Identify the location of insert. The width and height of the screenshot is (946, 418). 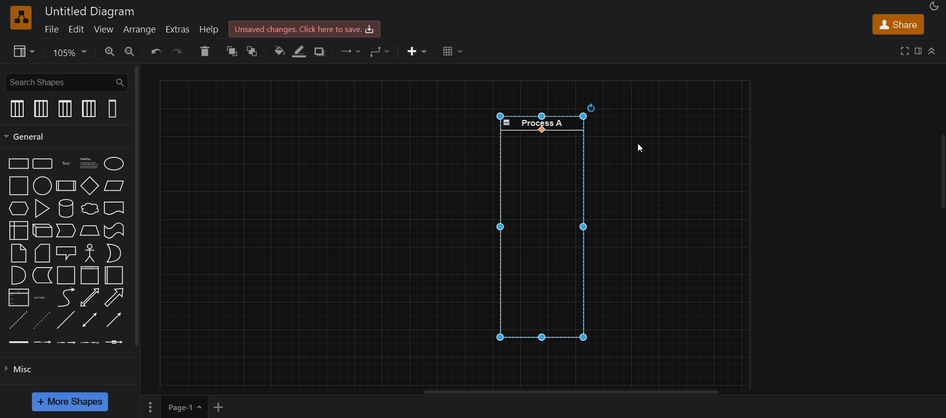
(418, 51).